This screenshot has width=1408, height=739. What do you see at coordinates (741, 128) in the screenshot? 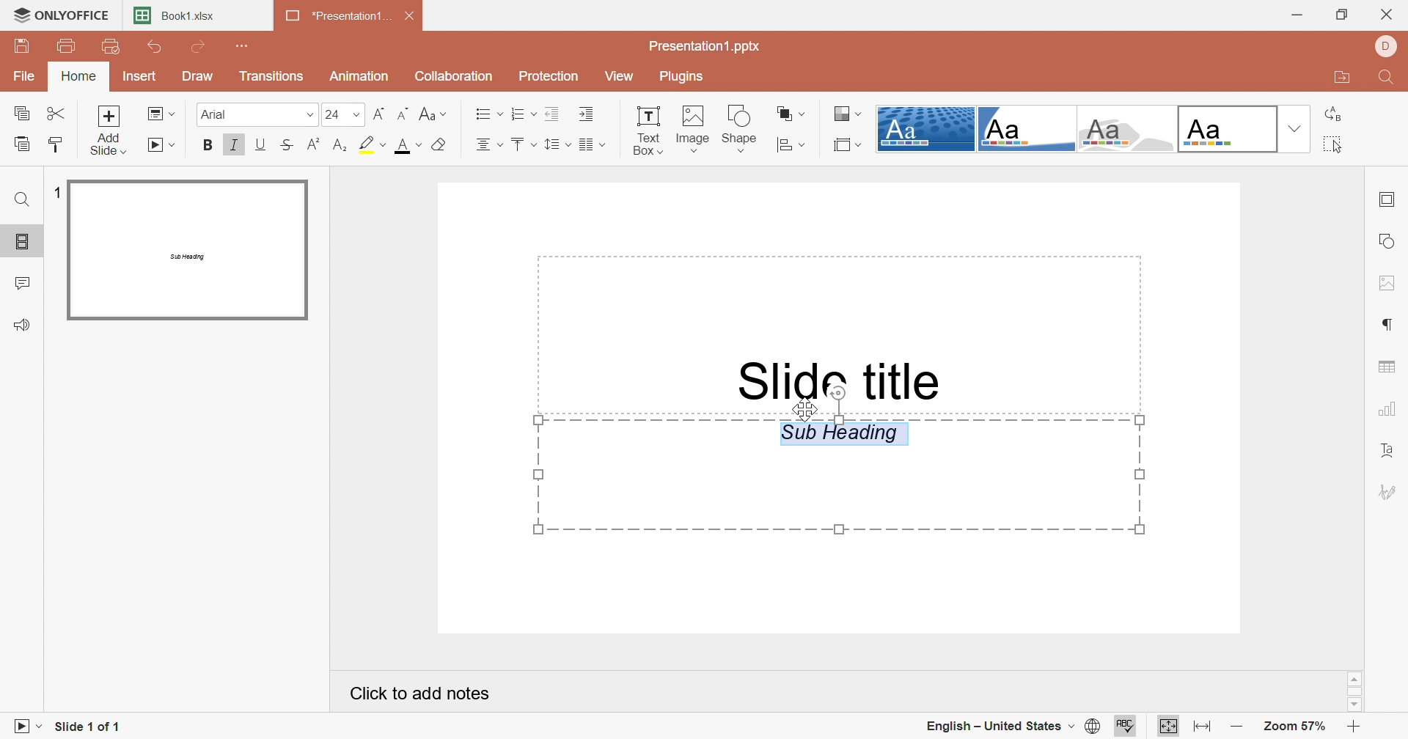
I see `Shape` at bounding box center [741, 128].